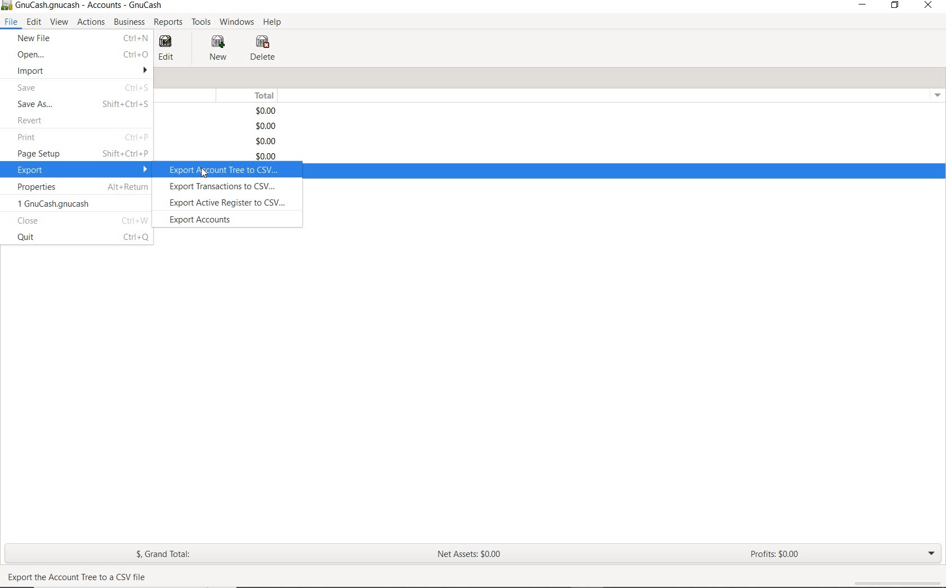  Describe the element at coordinates (266, 156) in the screenshot. I see `$0.00` at that location.